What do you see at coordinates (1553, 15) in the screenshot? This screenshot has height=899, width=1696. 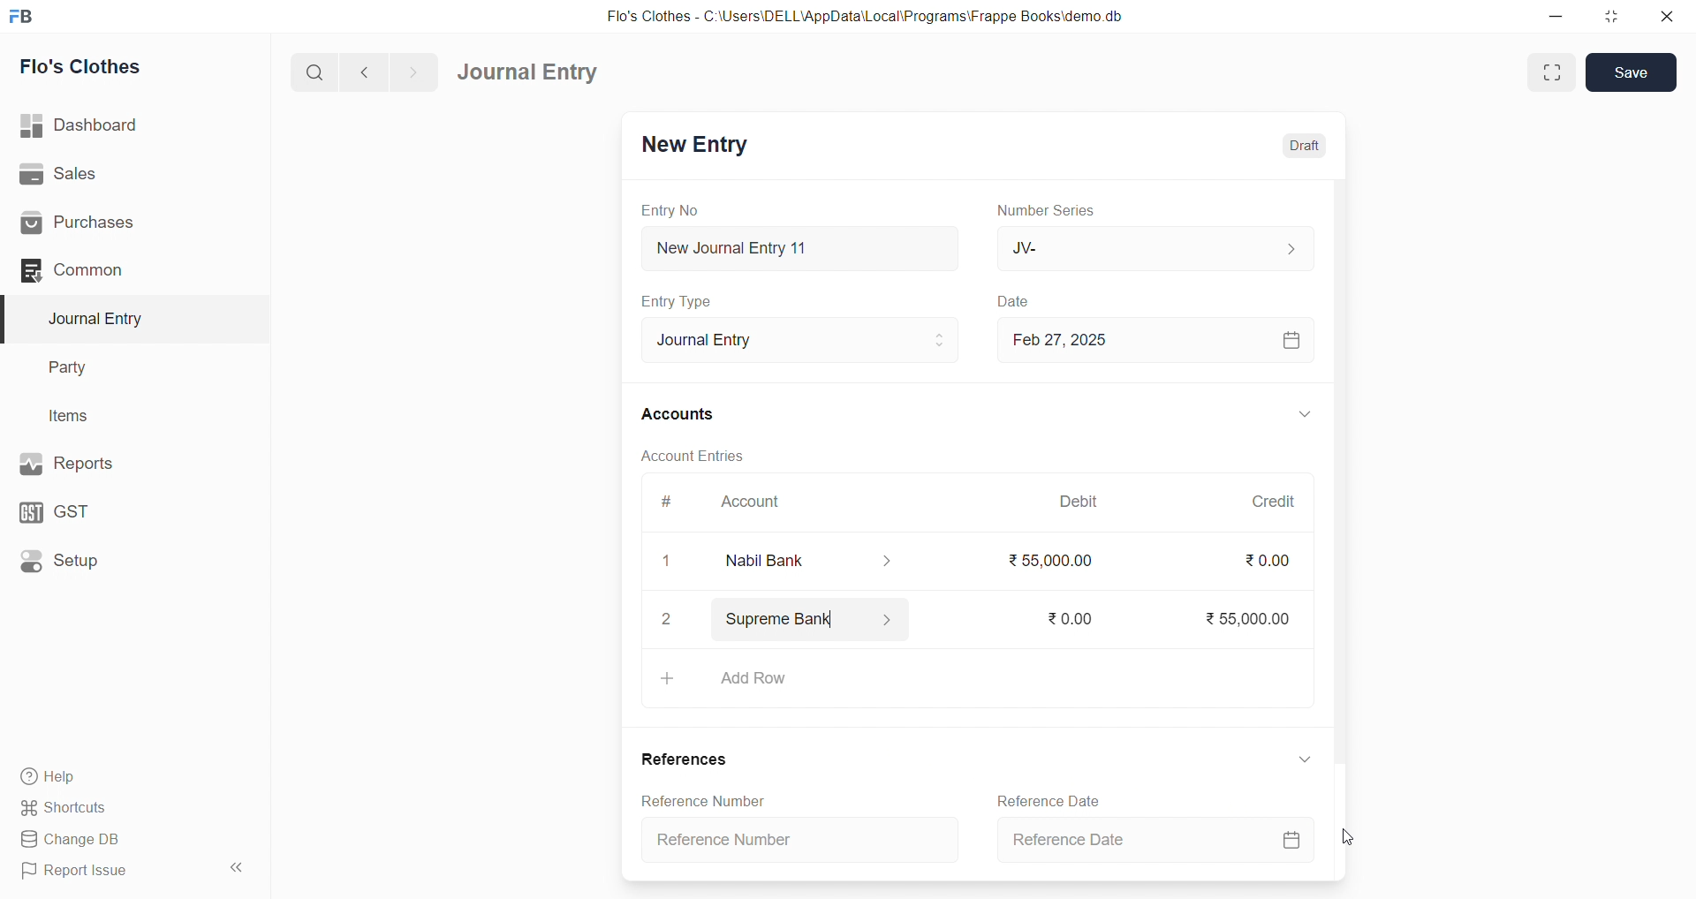 I see `minimize` at bounding box center [1553, 15].